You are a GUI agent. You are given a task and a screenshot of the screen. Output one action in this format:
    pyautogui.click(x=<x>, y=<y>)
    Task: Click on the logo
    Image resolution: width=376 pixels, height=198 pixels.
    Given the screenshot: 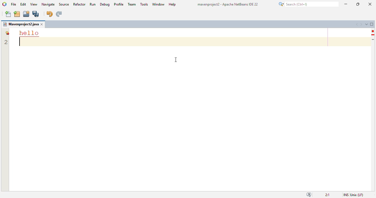 What is the action you would take?
    pyautogui.click(x=5, y=4)
    